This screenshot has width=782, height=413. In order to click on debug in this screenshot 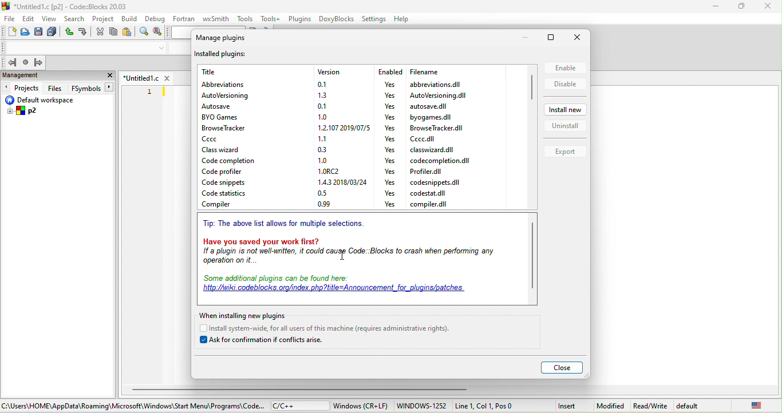, I will do `click(156, 18)`.